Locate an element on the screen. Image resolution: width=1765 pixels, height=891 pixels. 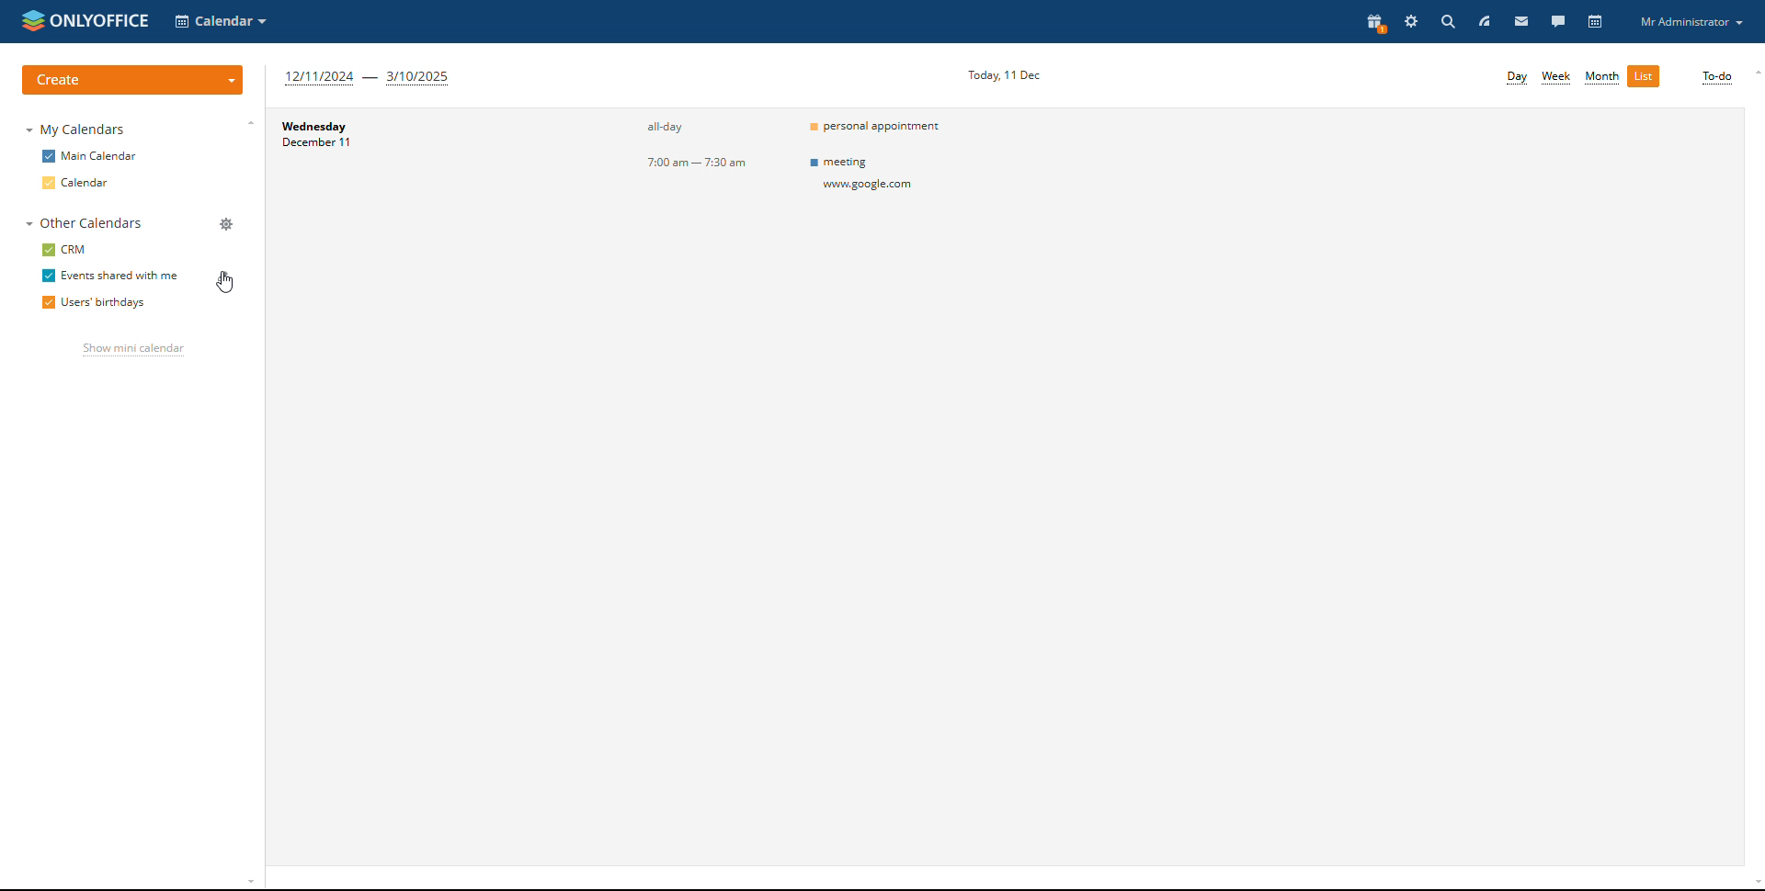
manage is located at coordinates (227, 225).